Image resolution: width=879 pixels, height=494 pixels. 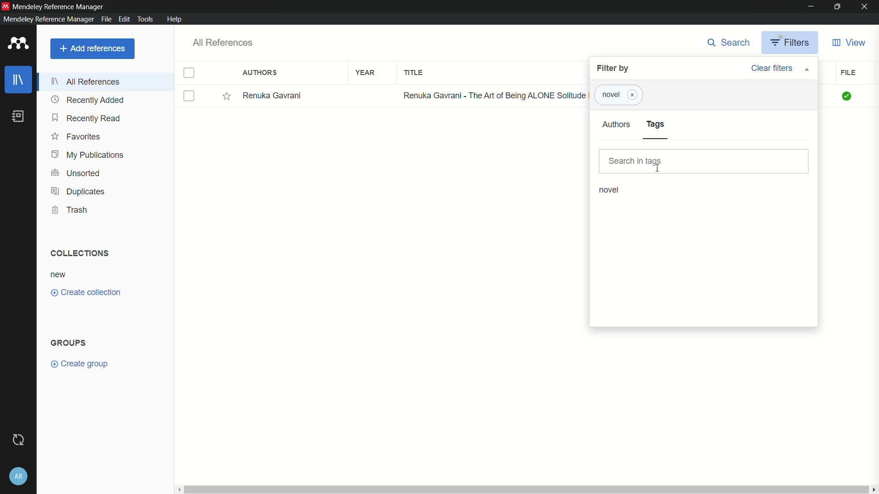 What do you see at coordinates (79, 253) in the screenshot?
I see `collection` at bounding box center [79, 253].